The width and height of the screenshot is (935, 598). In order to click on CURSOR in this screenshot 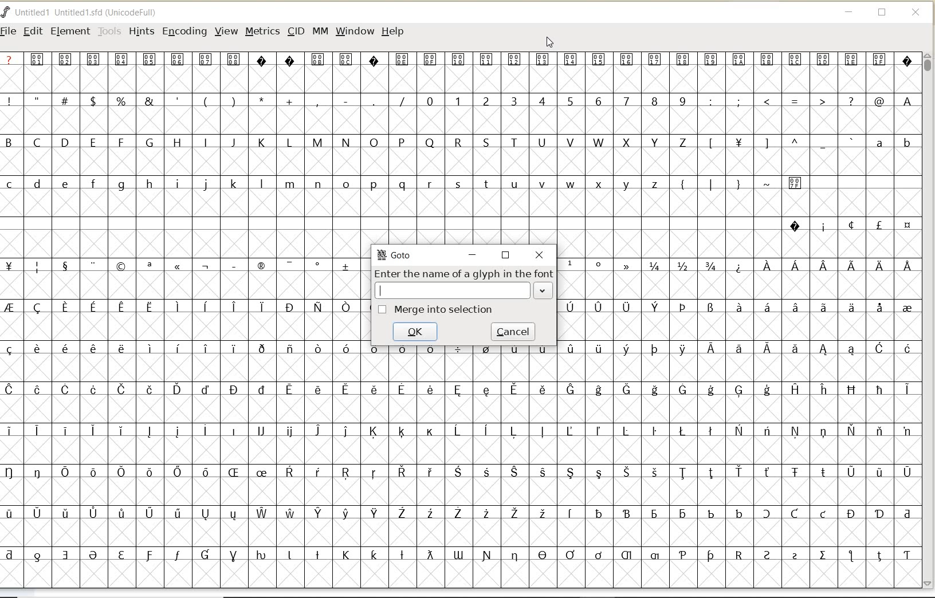, I will do `click(551, 43)`.